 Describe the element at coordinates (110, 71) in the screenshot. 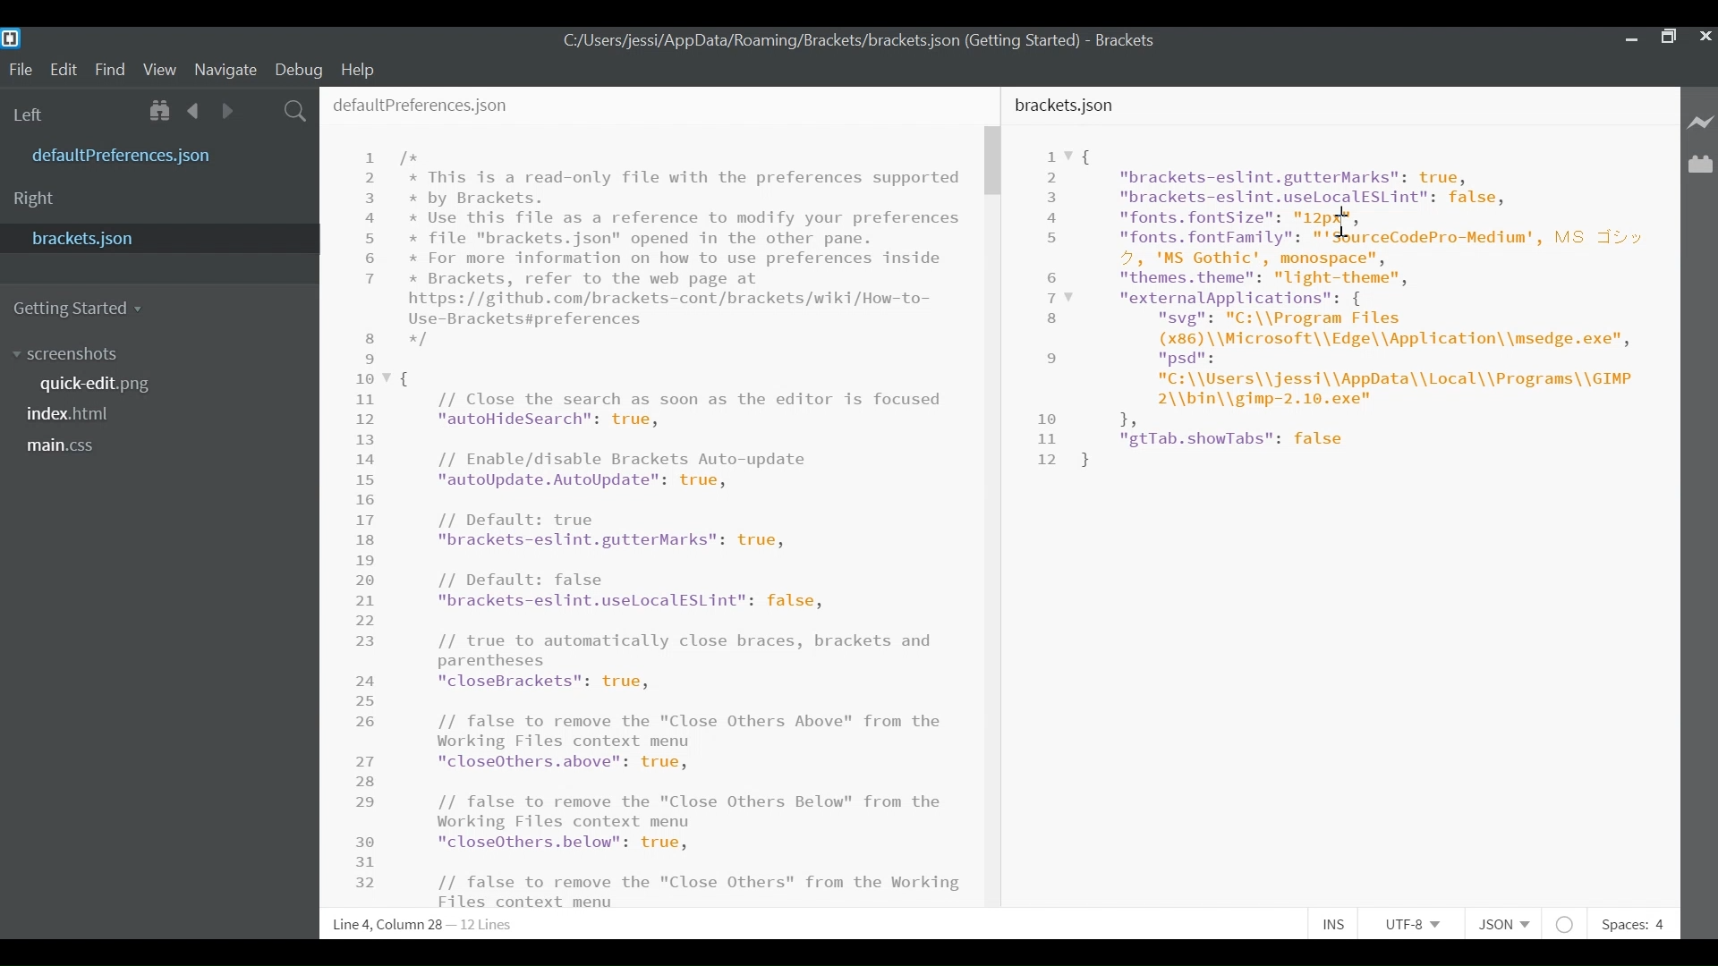

I see `Find` at that location.